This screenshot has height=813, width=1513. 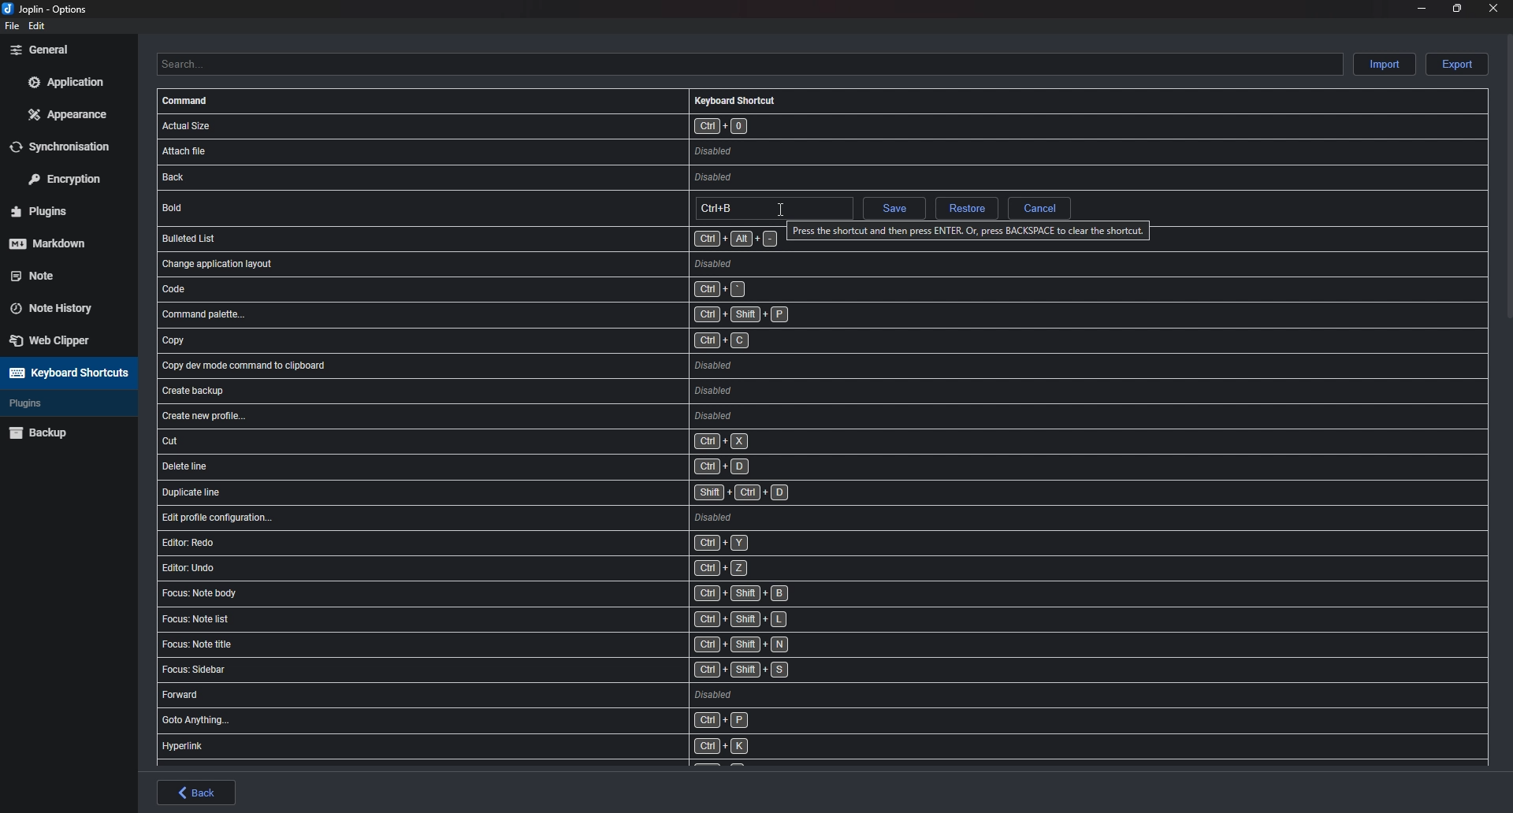 I want to click on cursor, so click(x=780, y=211).